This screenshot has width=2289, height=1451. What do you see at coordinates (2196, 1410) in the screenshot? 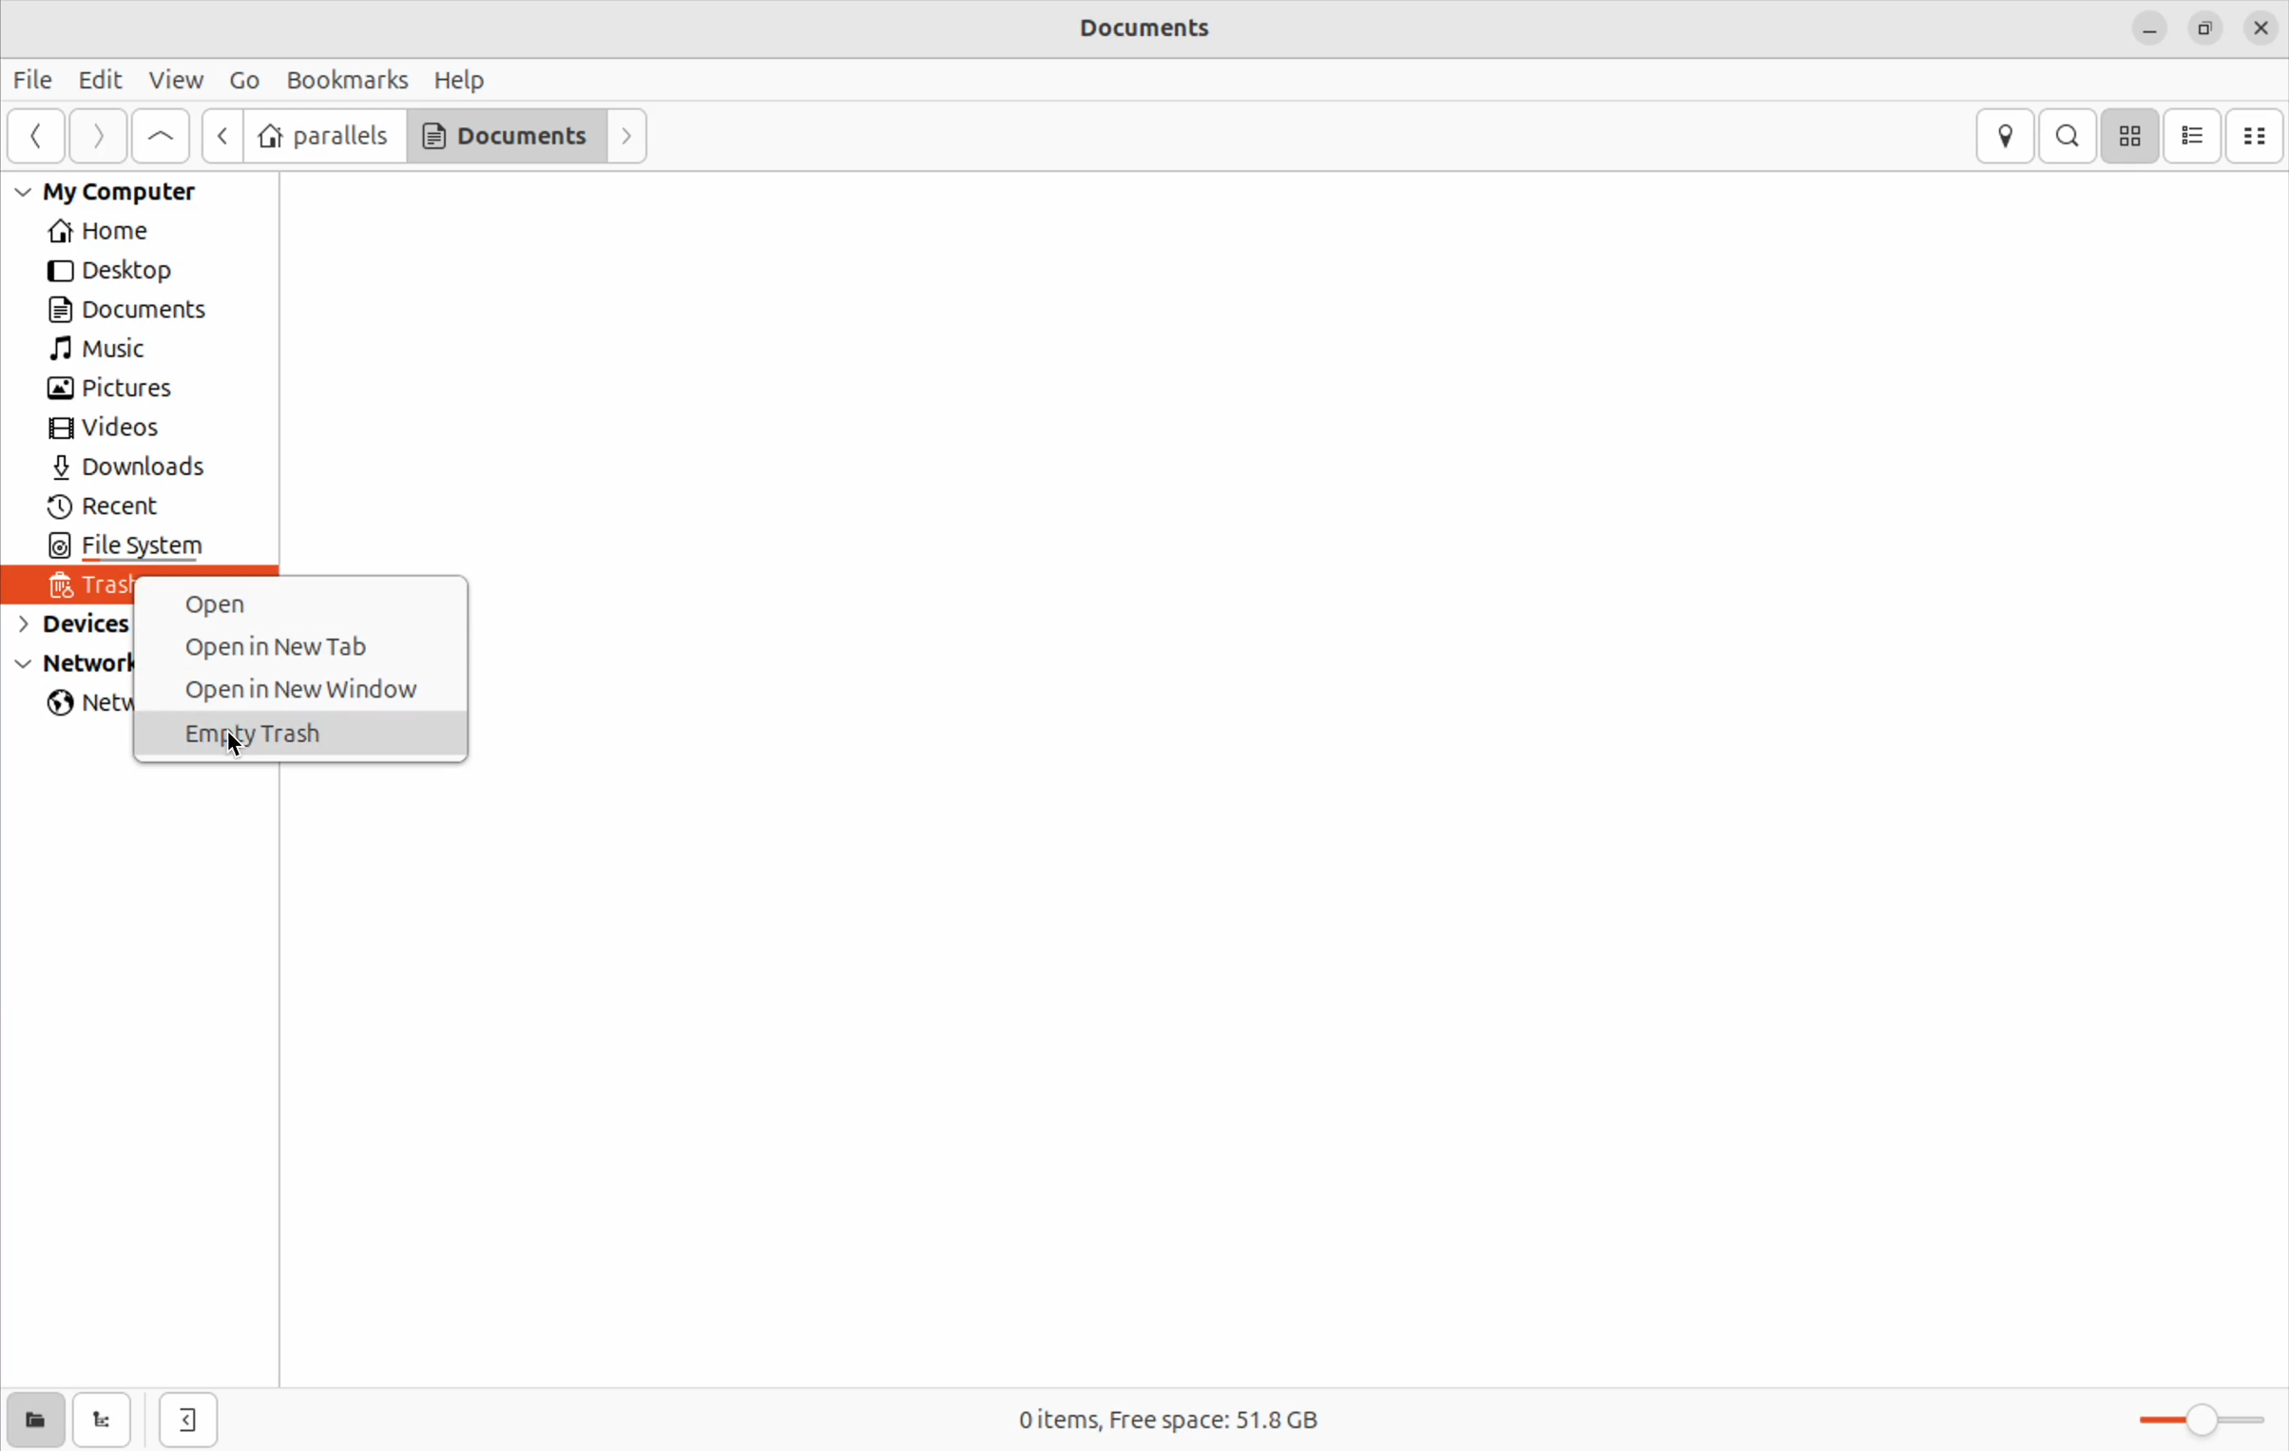
I see `toggle zoom` at bounding box center [2196, 1410].